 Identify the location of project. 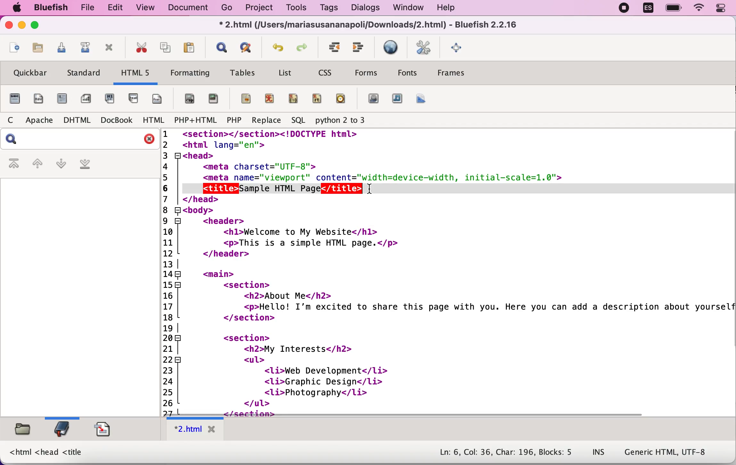
(260, 8).